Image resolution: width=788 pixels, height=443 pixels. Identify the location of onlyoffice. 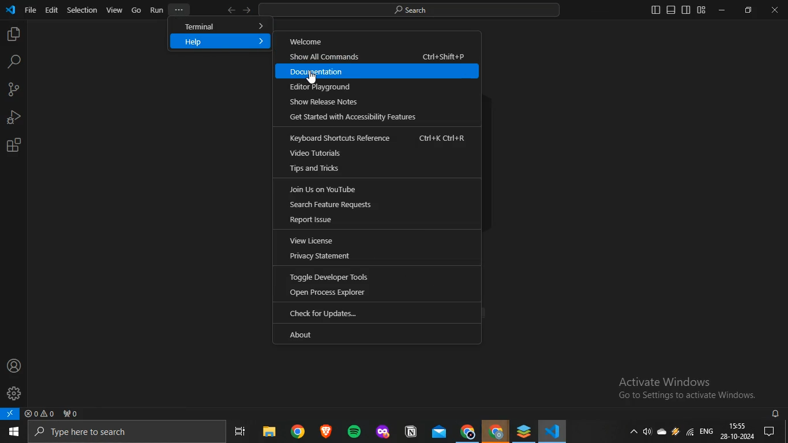
(523, 431).